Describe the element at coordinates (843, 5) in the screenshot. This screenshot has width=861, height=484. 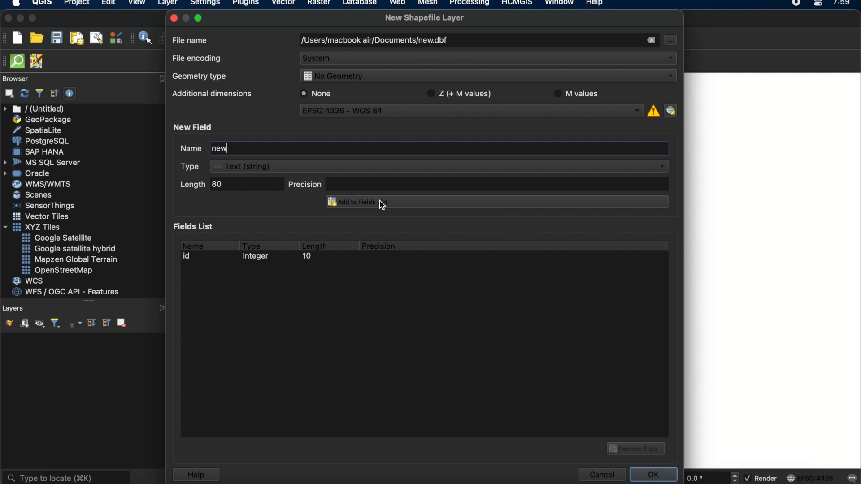
I see `time` at that location.